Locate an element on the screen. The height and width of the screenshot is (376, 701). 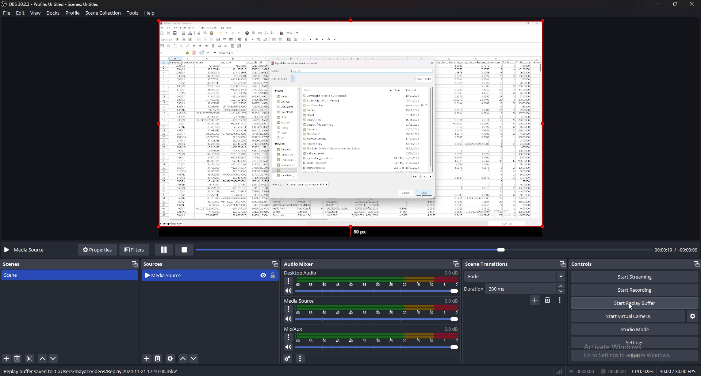
media source is located at coordinates (26, 250).